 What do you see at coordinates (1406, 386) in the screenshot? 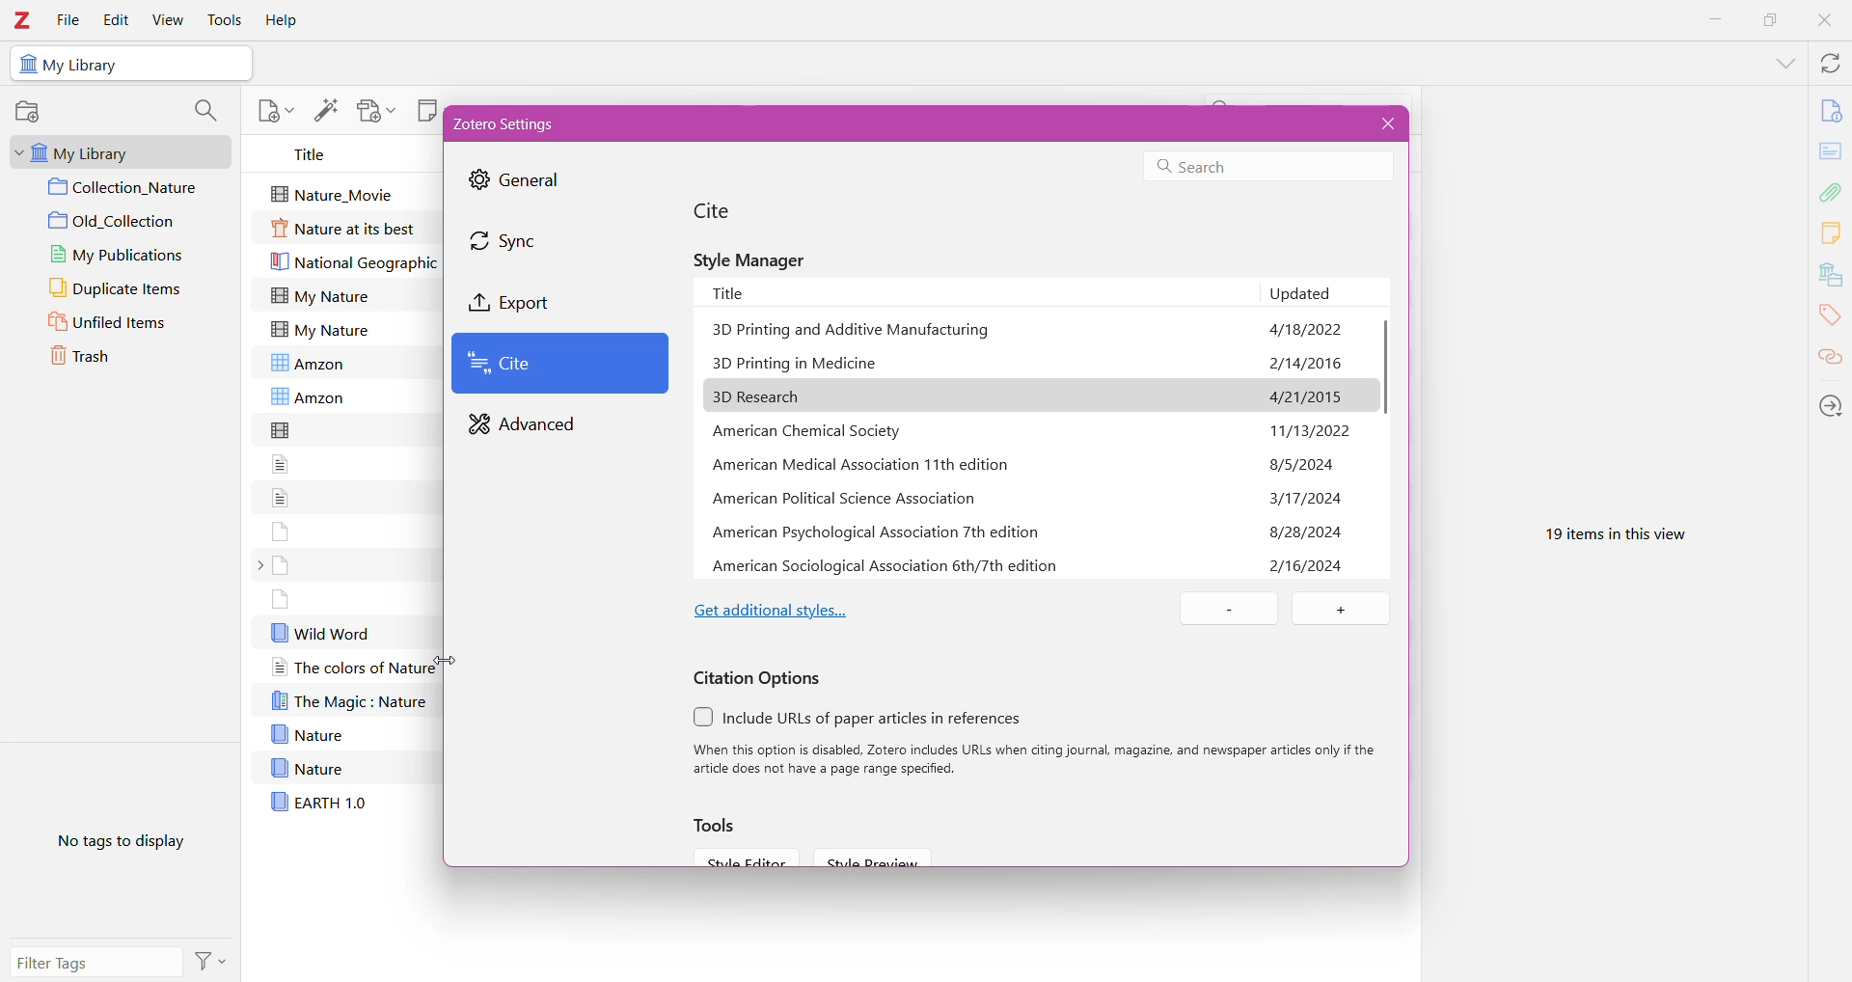
I see `Vertical Scroll Bar - Zotero Settings` at bounding box center [1406, 386].